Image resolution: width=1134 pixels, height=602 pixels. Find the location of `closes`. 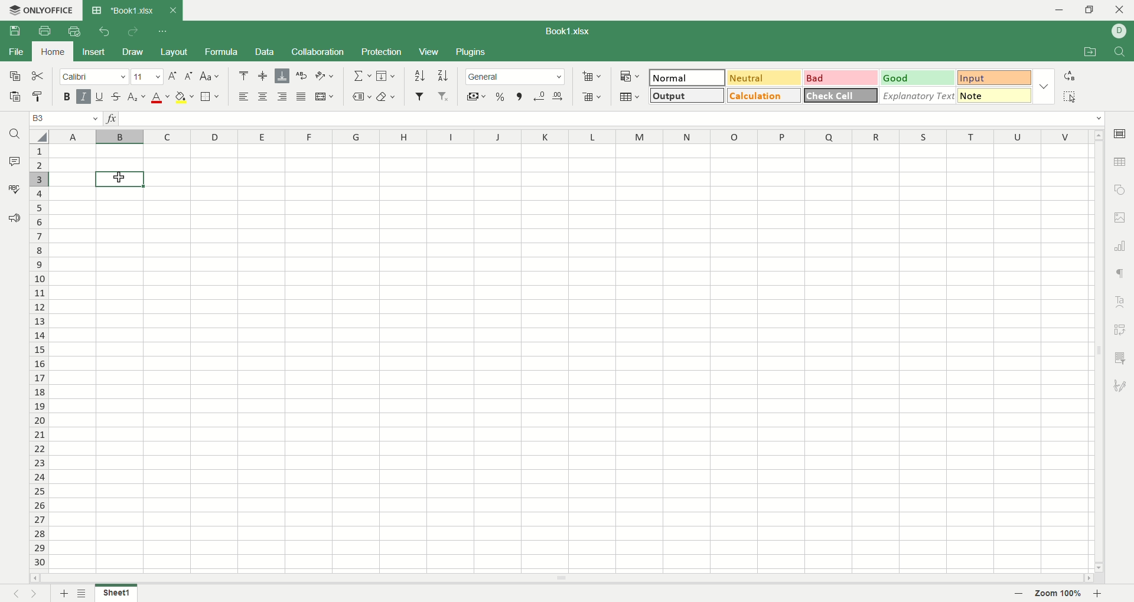

closes is located at coordinates (171, 10).